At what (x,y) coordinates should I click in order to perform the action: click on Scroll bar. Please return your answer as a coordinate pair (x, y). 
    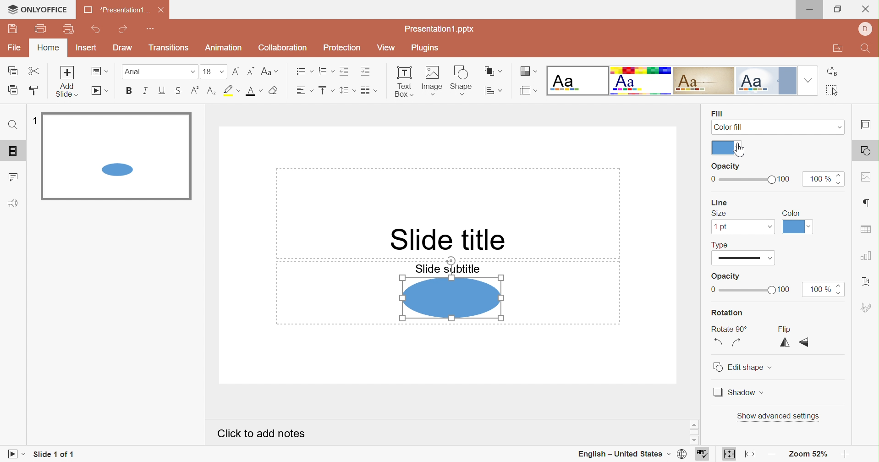
    Looking at the image, I should click on (697, 433).